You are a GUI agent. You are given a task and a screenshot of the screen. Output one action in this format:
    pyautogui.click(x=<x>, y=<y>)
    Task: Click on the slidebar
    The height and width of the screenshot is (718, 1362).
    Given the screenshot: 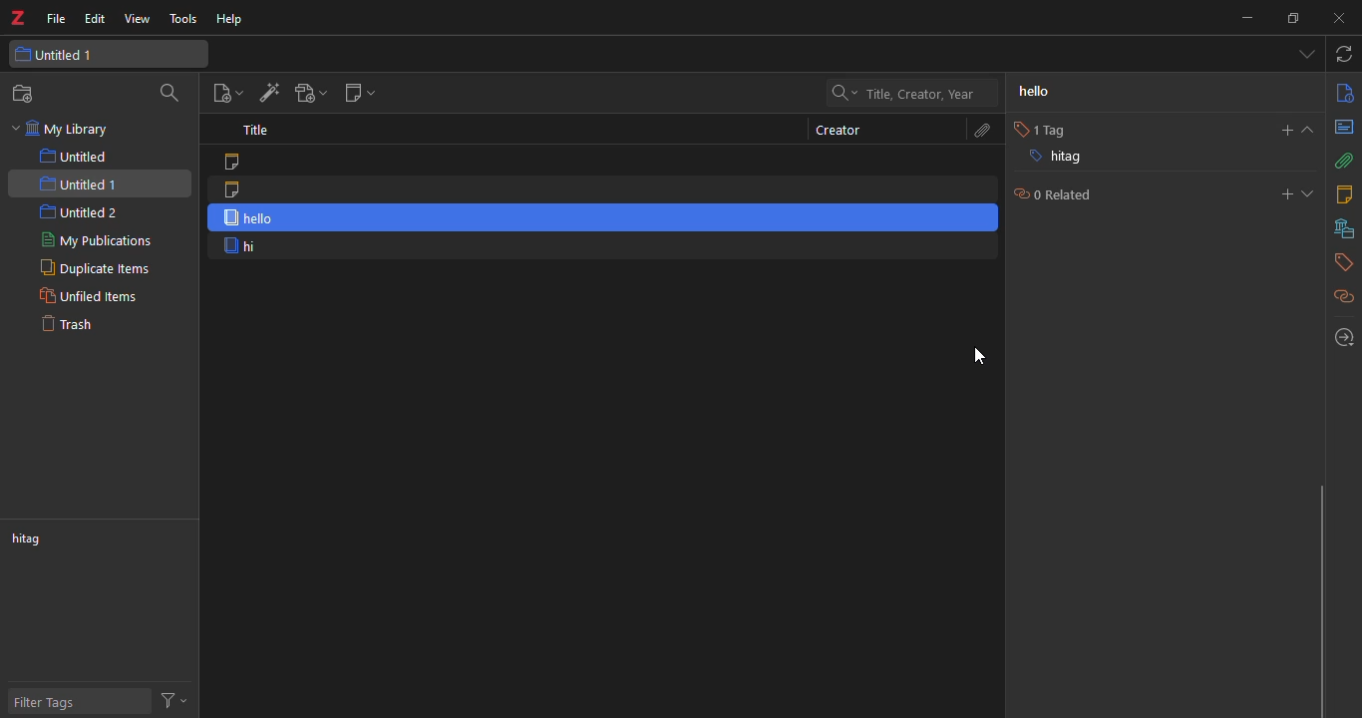 What is the action you would take?
    pyautogui.click(x=1318, y=598)
    